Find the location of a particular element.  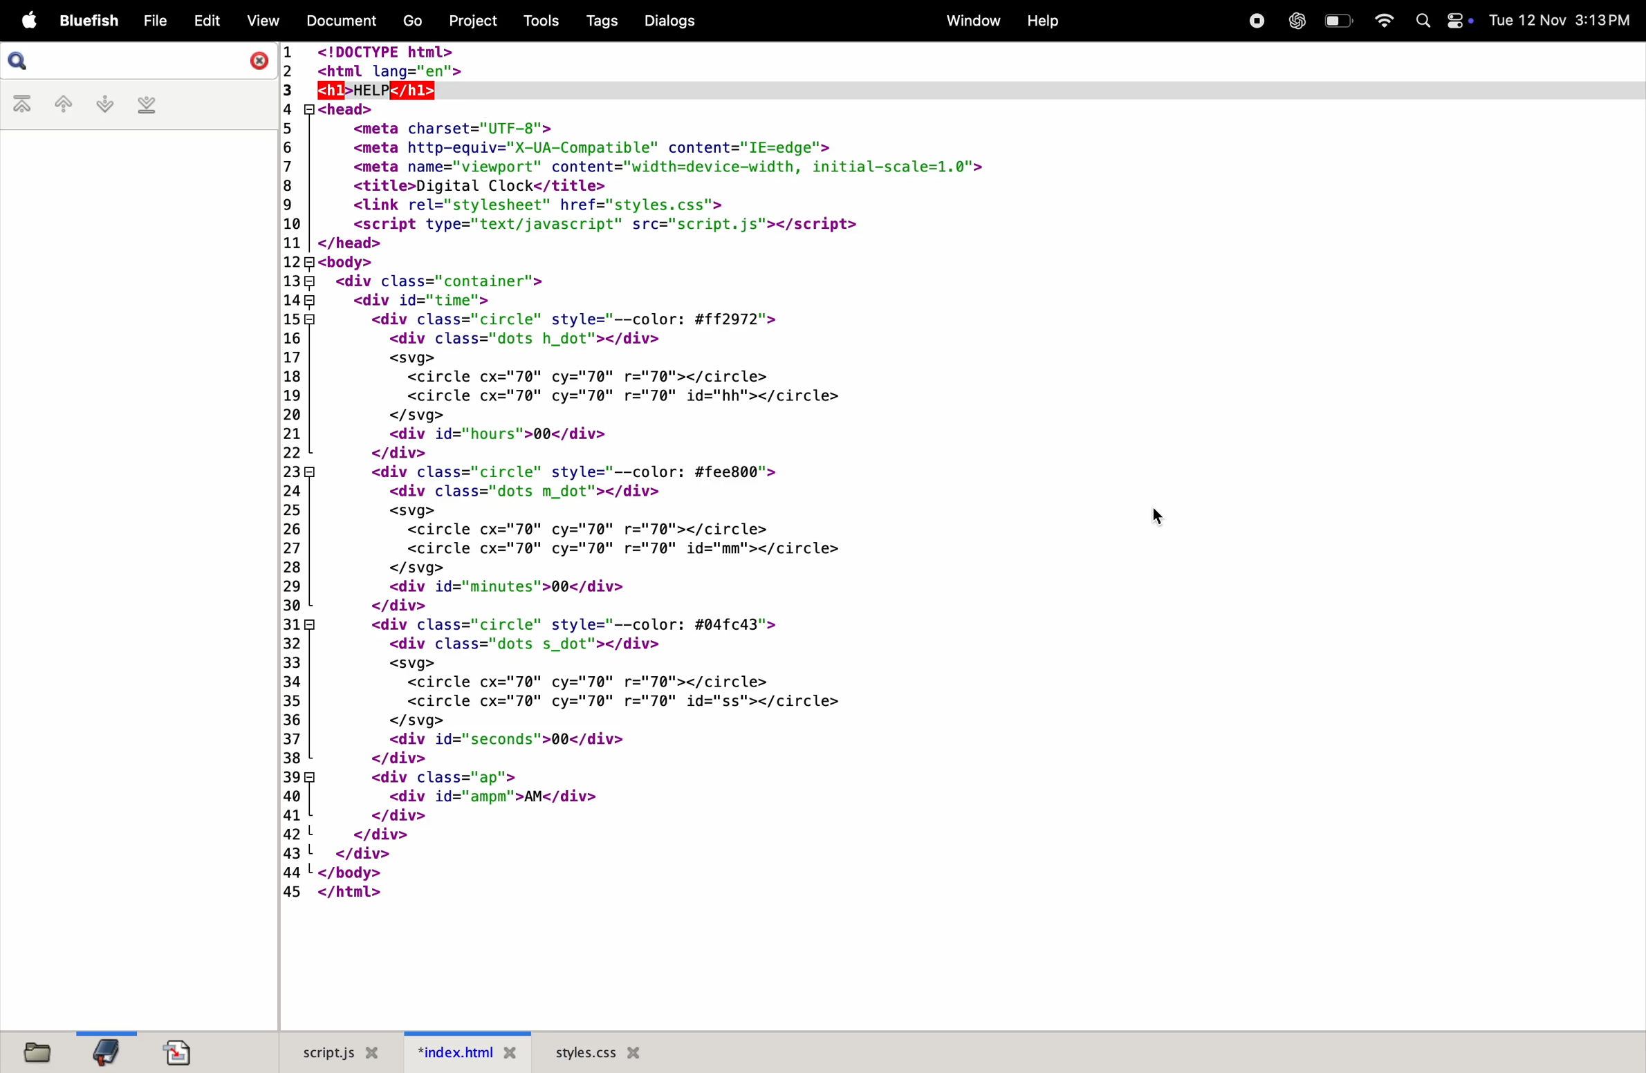

last bookmark is located at coordinates (147, 105).